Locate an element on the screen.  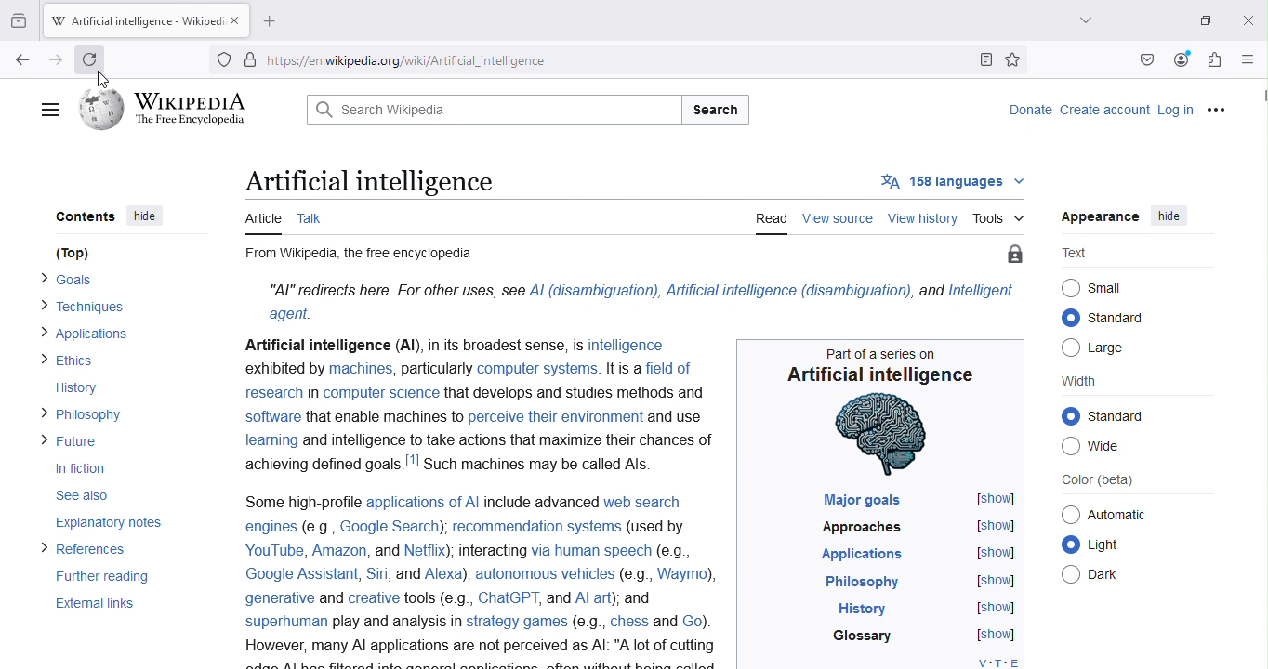
History is located at coordinates (859, 610).